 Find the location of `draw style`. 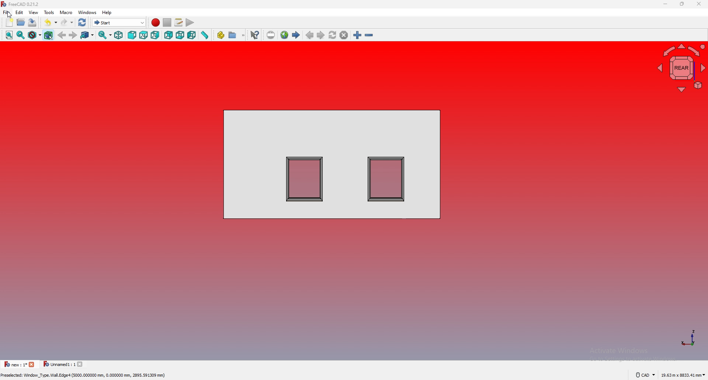

draw style is located at coordinates (35, 35).